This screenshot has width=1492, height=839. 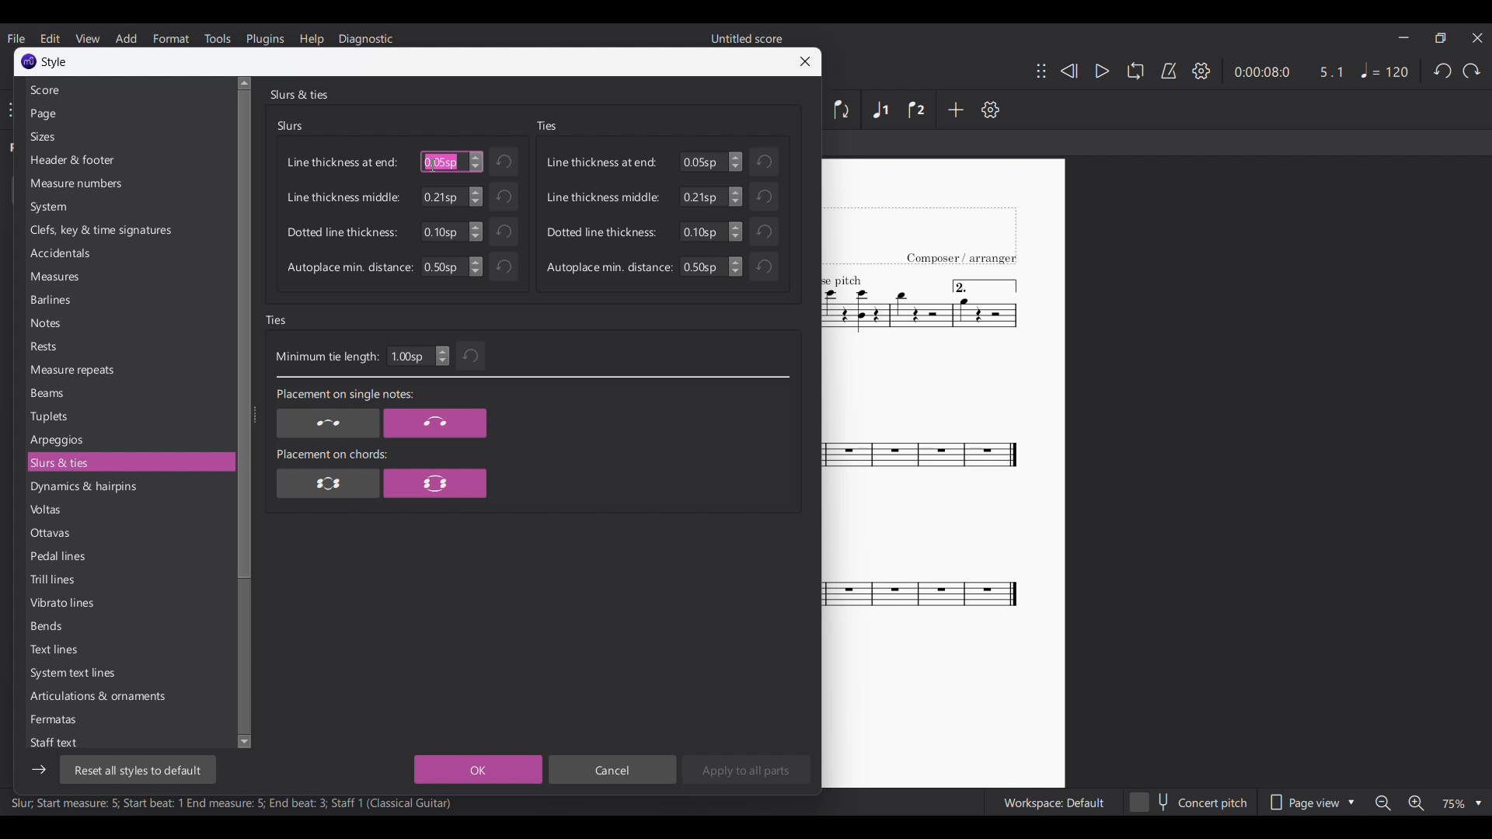 I want to click on Page view options, so click(x=1310, y=802).